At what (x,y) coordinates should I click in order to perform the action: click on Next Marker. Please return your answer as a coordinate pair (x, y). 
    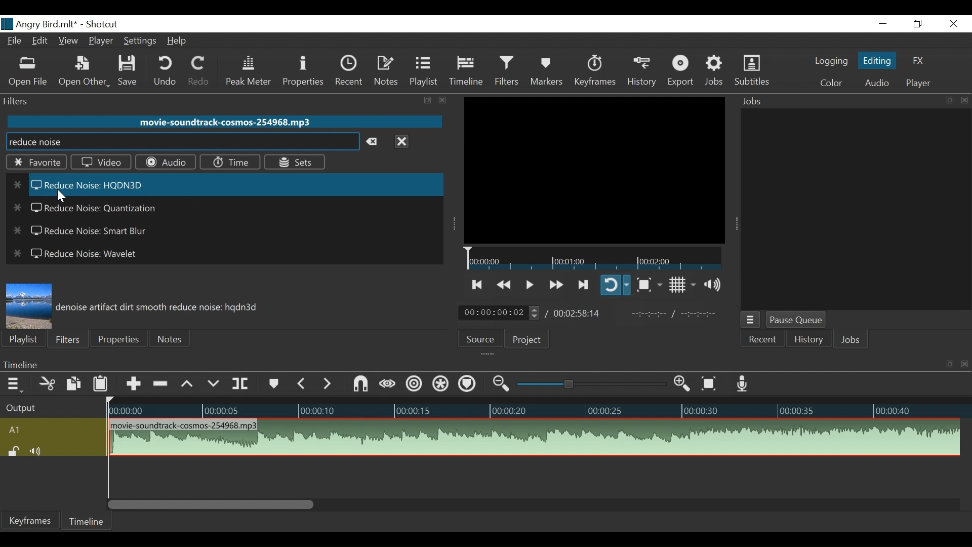
    Looking at the image, I should click on (329, 384).